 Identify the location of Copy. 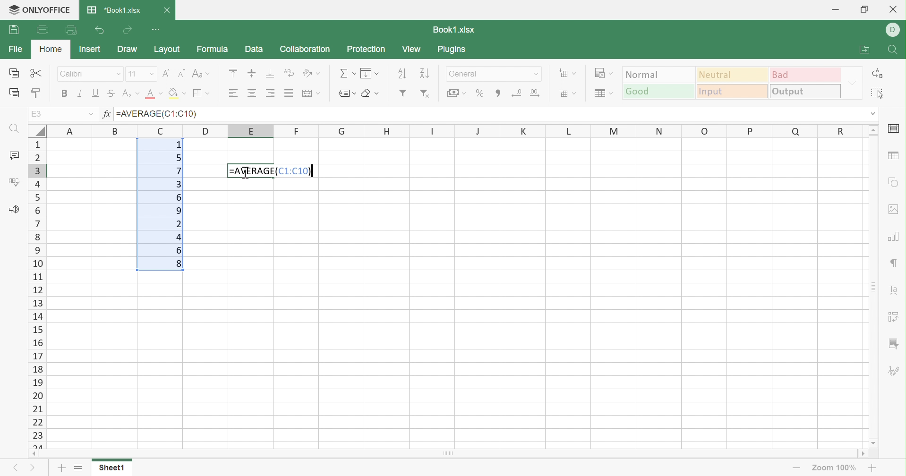
(13, 74).